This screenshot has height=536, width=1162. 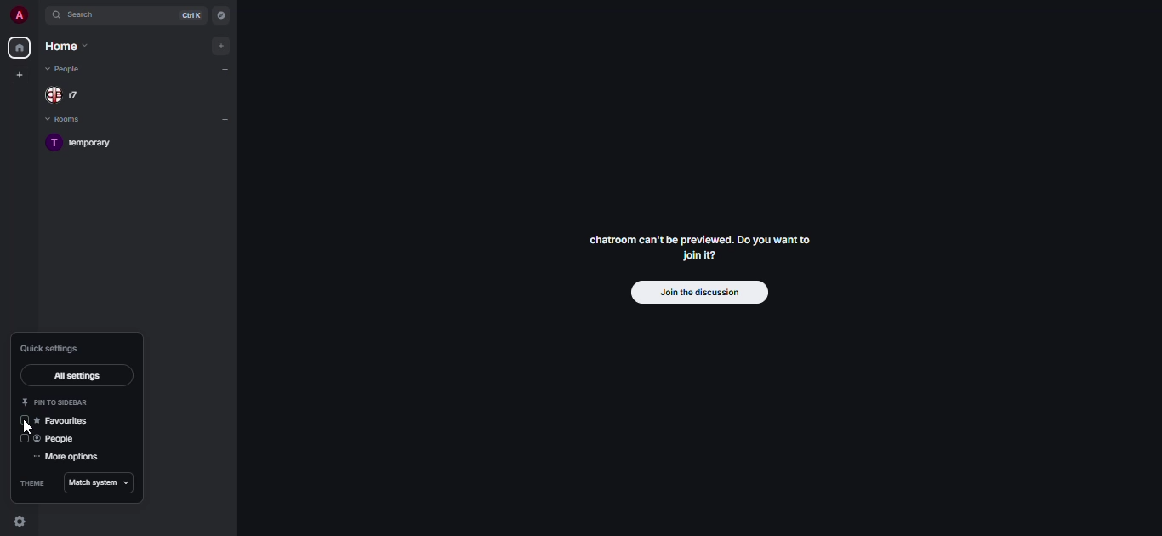 What do you see at coordinates (224, 15) in the screenshot?
I see `navigator` at bounding box center [224, 15].